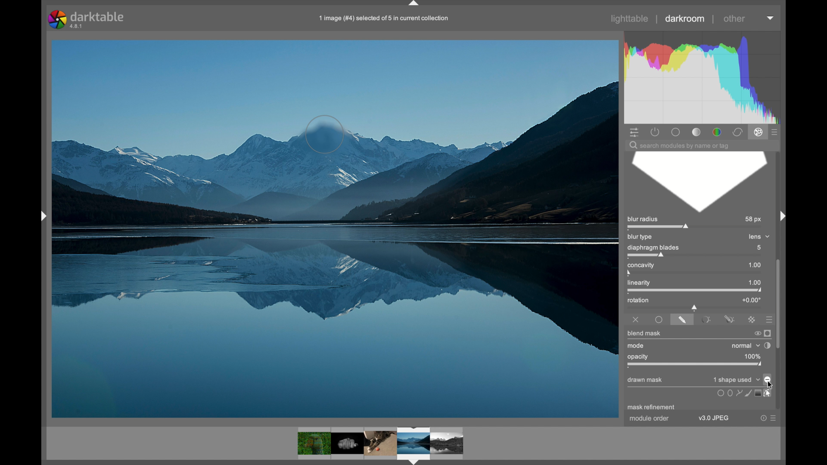  I want to click on base, so click(676, 132).